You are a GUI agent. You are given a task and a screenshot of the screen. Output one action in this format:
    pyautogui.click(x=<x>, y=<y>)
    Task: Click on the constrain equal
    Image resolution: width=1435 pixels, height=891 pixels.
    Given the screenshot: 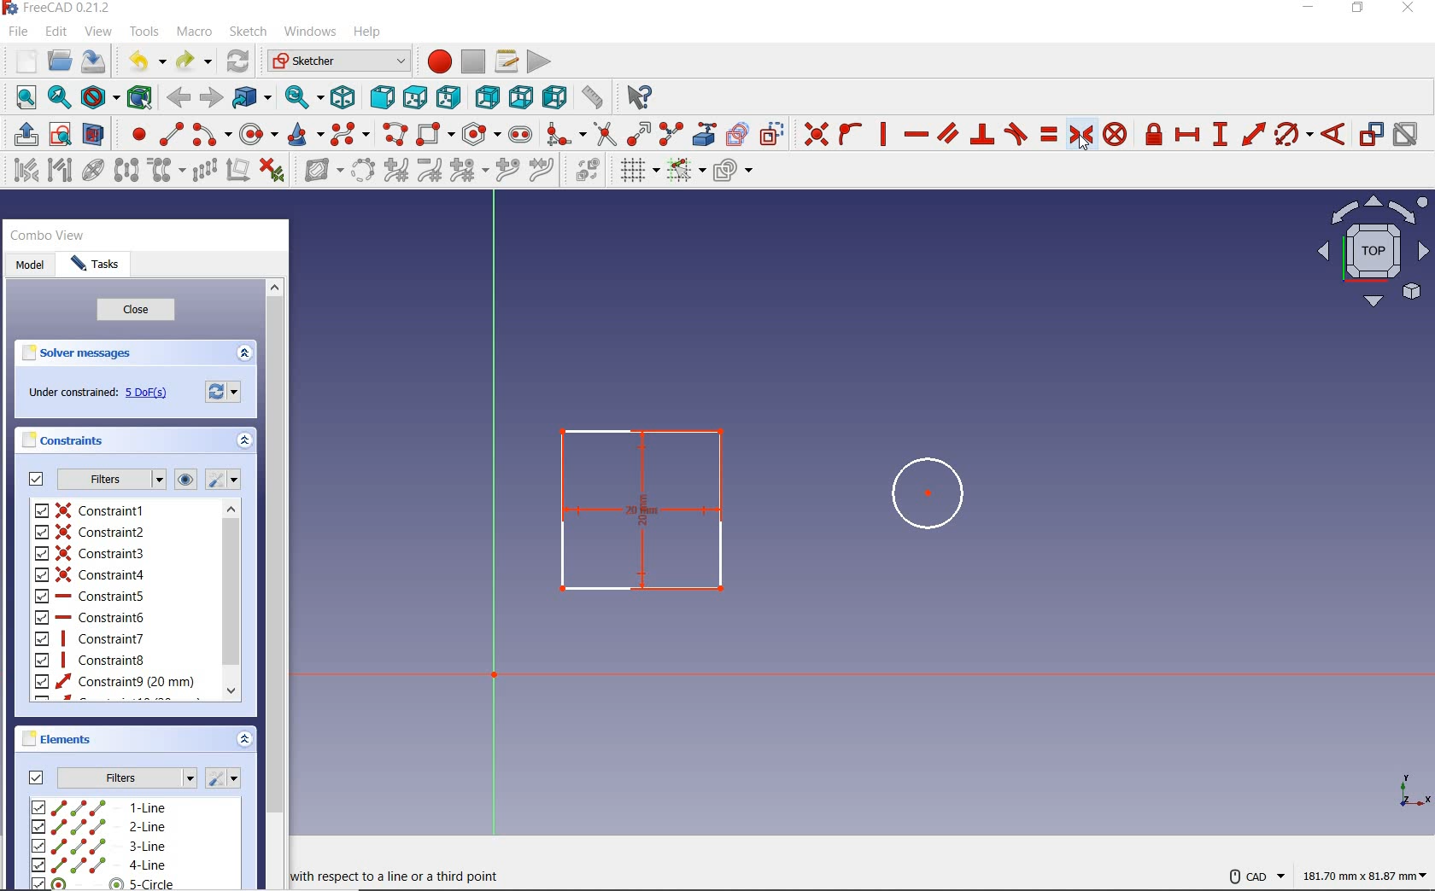 What is the action you would take?
    pyautogui.click(x=1049, y=137)
    